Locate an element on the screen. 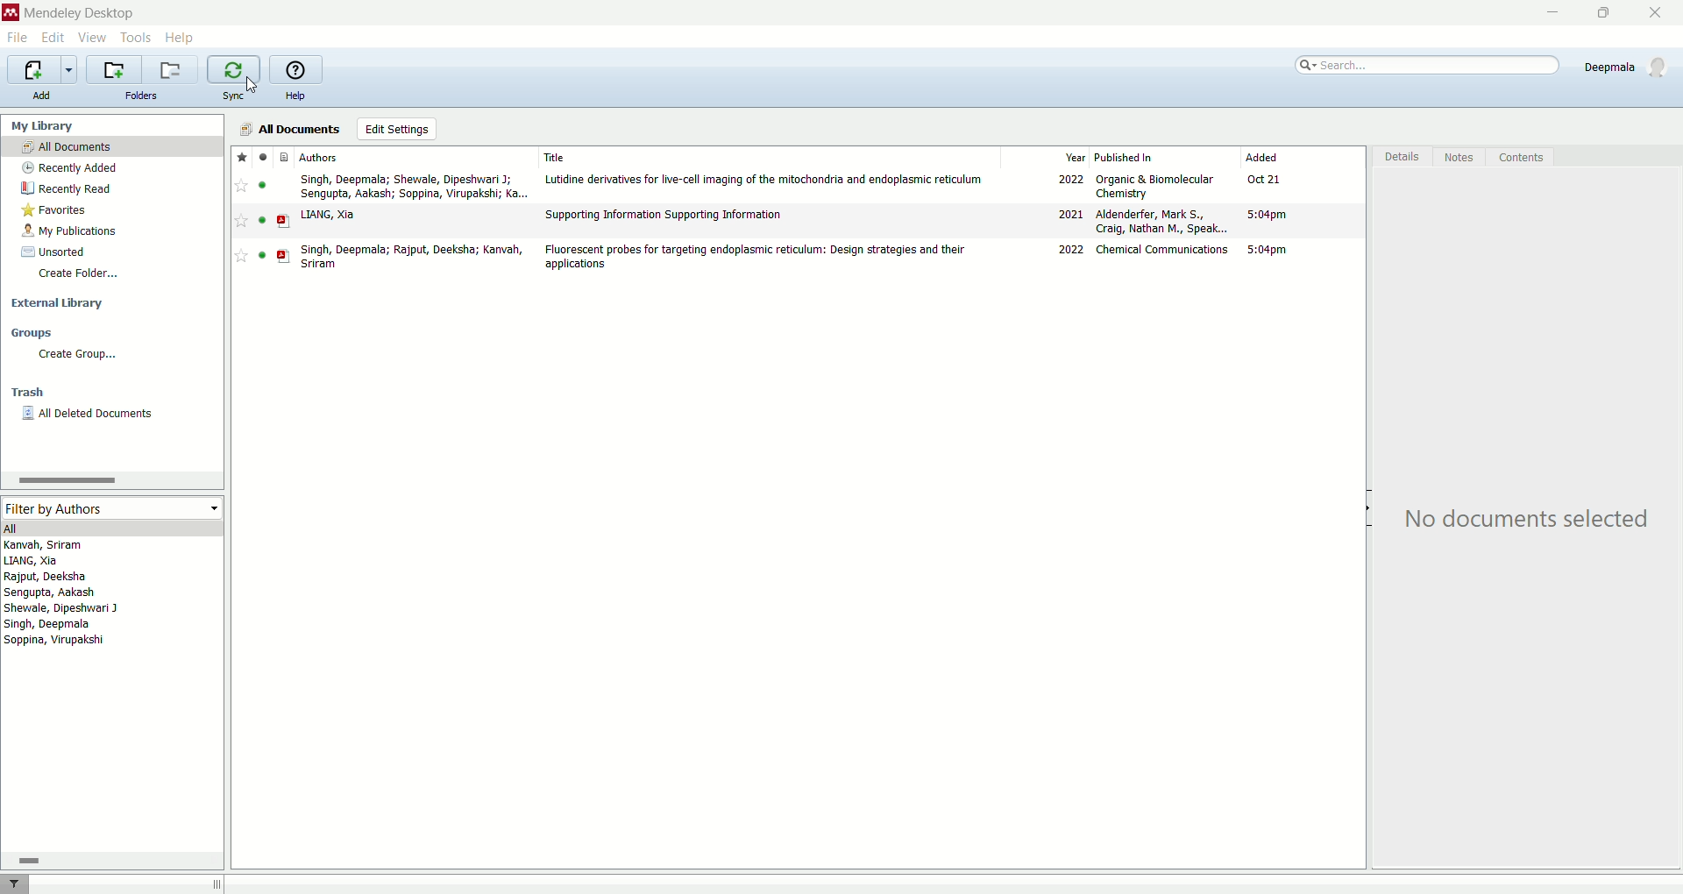 This screenshot has height=894, width=1683. Deepmala is located at coordinates (1626, 67).